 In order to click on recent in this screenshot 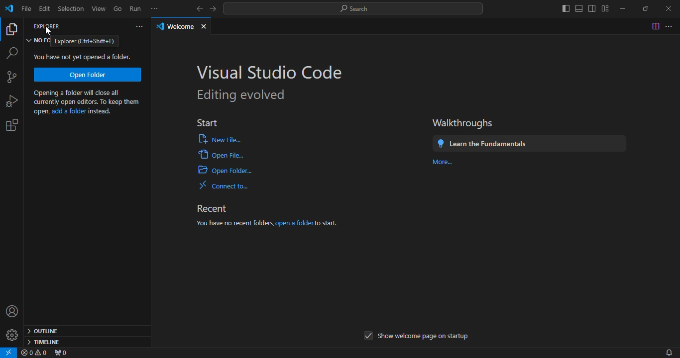, I will do `click(216, 206)`.